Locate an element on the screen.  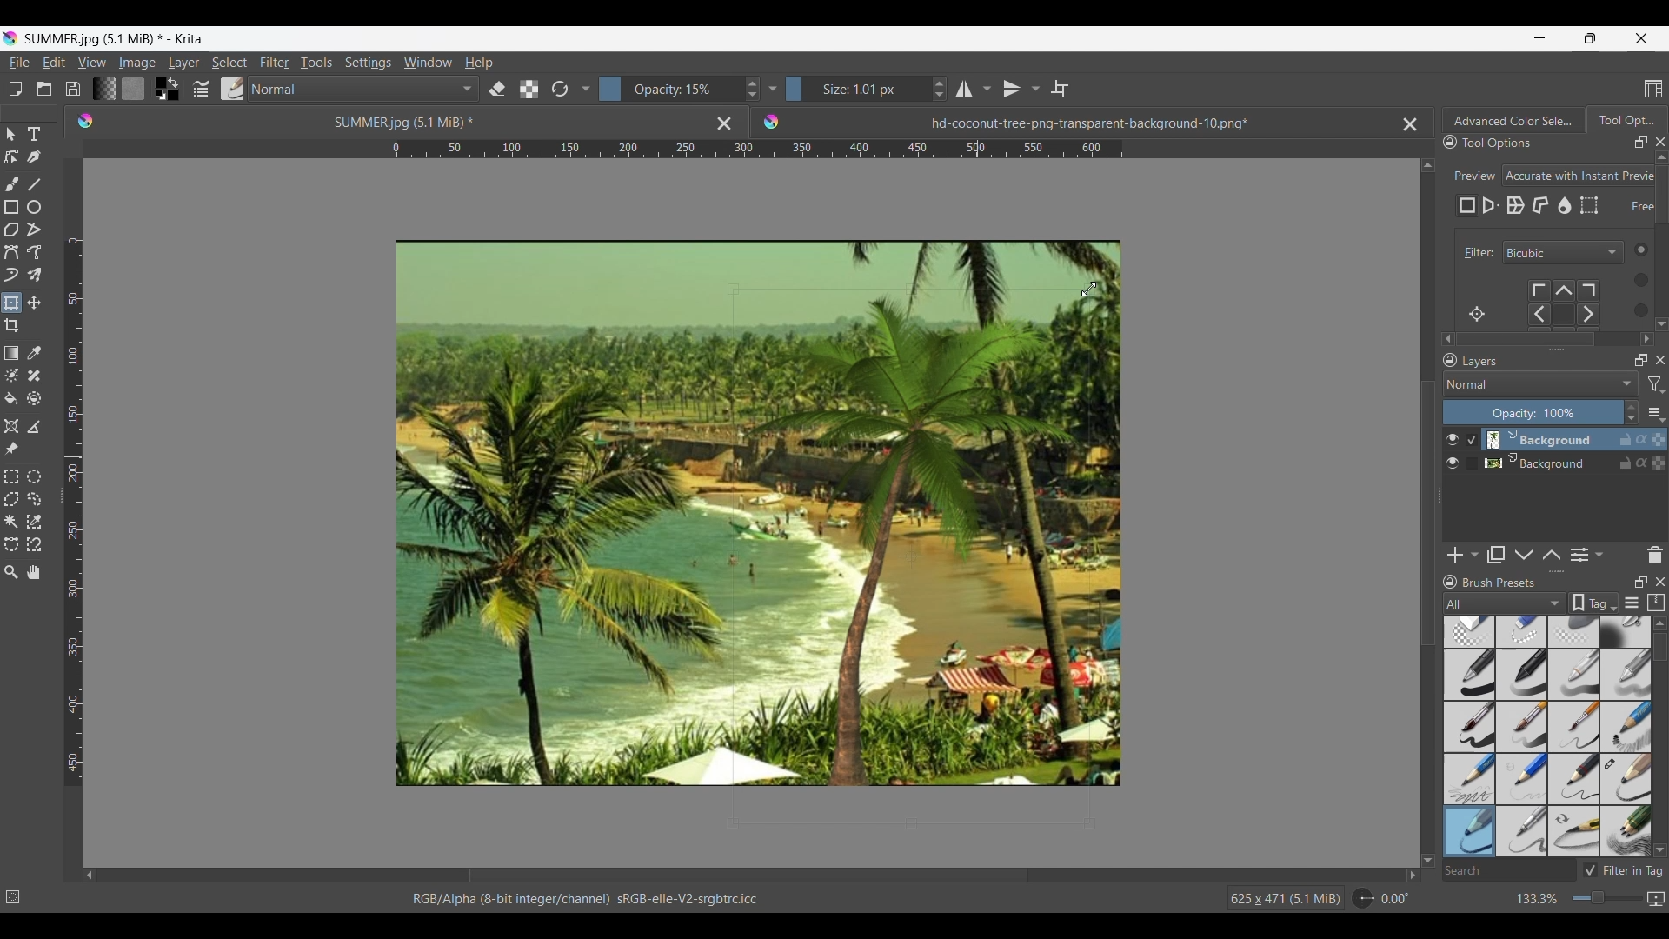
Preview is located at coordinates (1472, 170).